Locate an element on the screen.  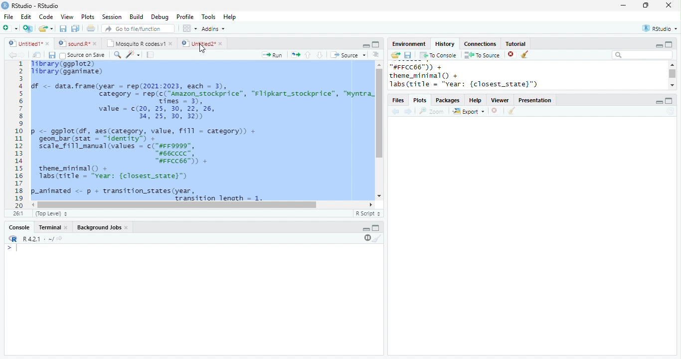
cursor is located at coordinates (201, 49).